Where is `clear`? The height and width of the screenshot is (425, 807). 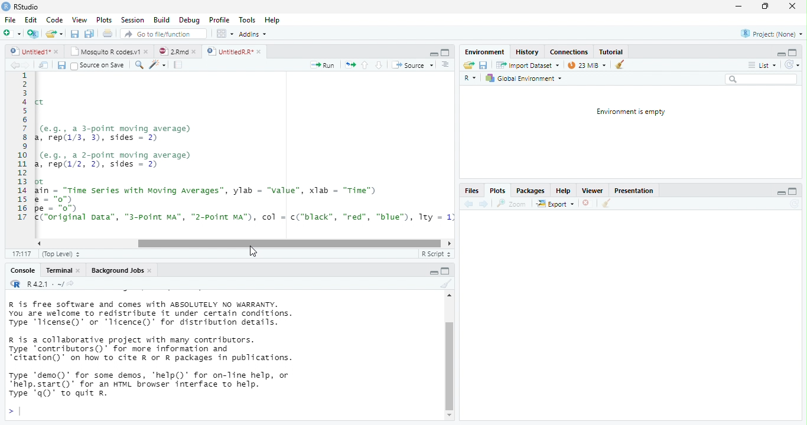 clear is located at coordinates (606, 204).